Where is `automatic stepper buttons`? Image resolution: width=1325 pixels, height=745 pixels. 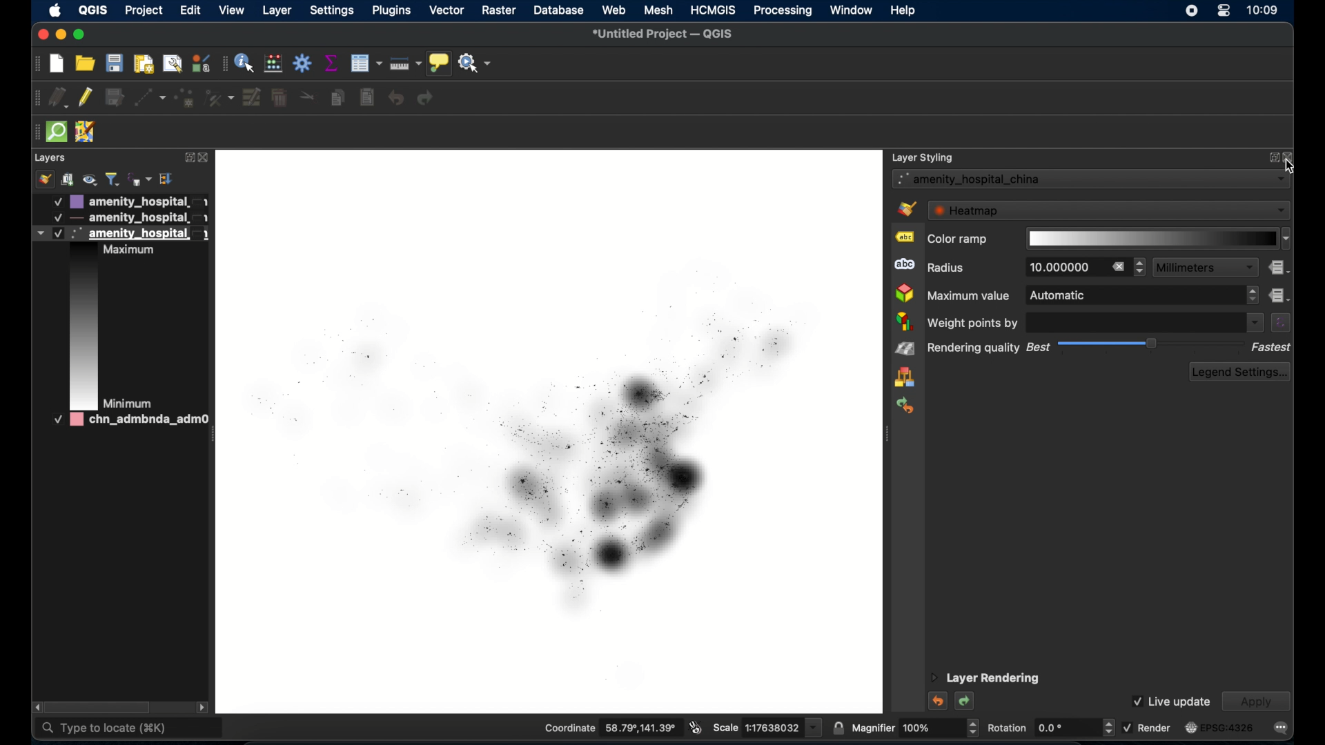 automatic stepper buttons is located at coordinates (1142, 296).